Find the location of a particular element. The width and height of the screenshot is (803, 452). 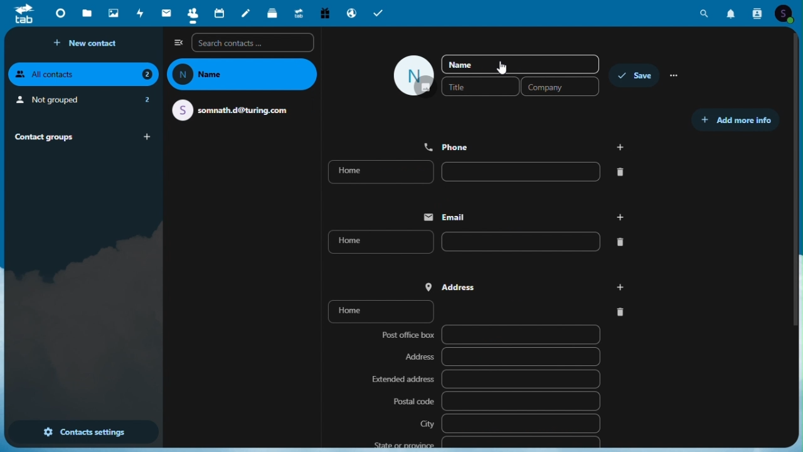

email is located at coordinates (520, 217).